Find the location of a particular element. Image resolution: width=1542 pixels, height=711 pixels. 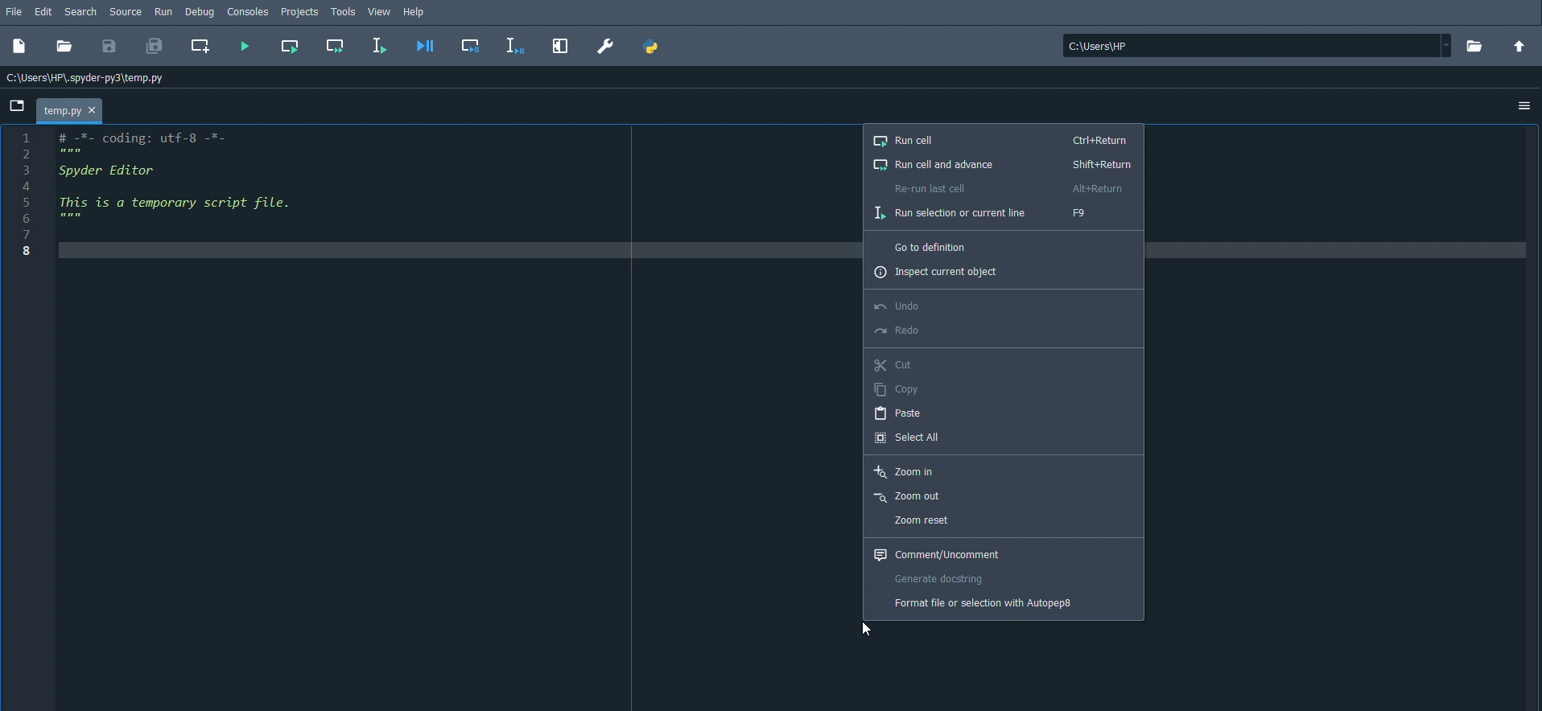

Run cell and advance is located at coordinates (1004, 166).